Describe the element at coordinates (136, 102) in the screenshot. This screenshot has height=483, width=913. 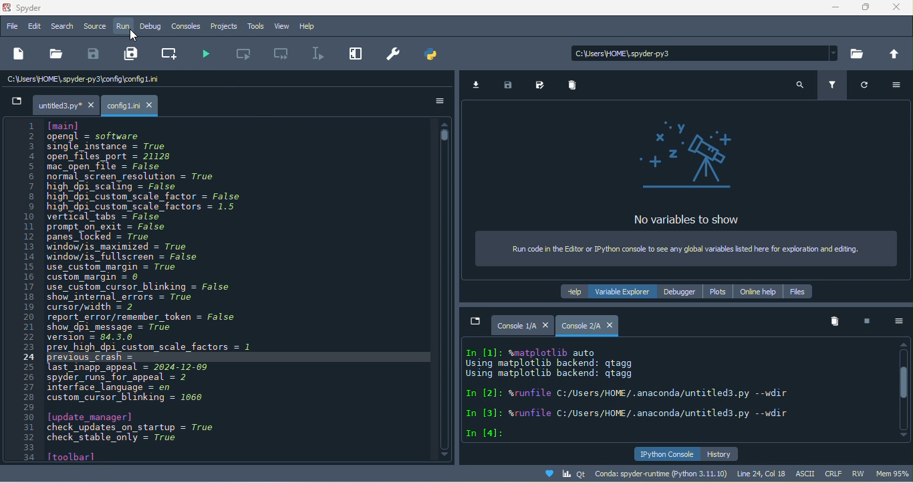
I see `config 1` at that location.